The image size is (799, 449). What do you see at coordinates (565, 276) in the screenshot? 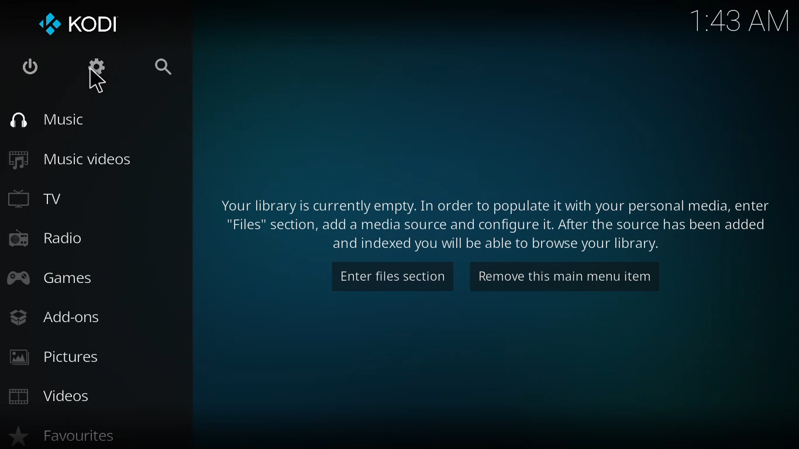
I see `remove this main menu item` at bounding box center [565, 276].